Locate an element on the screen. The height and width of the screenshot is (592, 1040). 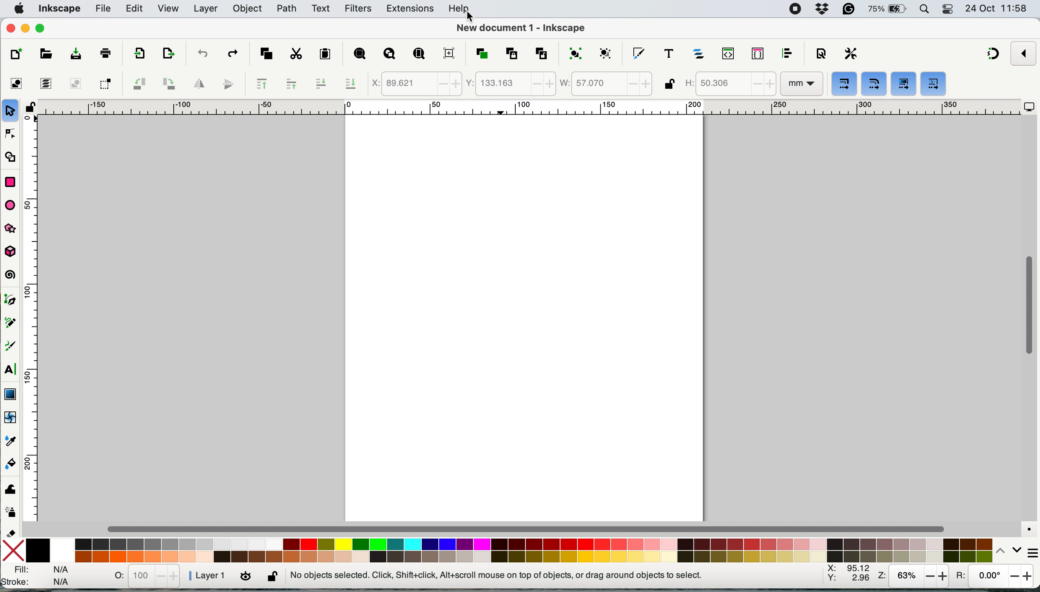
zoom drawing  is located at coordinates (386, 52).